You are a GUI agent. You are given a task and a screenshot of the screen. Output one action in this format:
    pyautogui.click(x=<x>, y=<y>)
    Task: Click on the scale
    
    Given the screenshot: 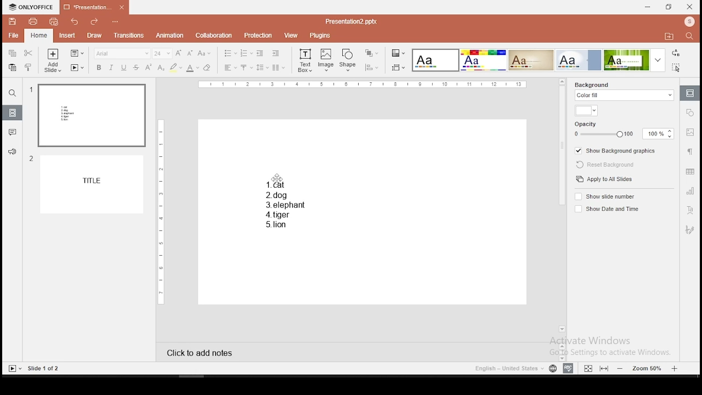 What is the action you would take?
    pyautogui.click(x=160, y=211)
    